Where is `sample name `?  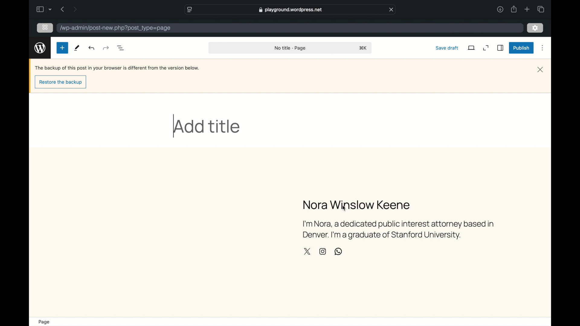 sample name  is located at coordinates (357, 205).